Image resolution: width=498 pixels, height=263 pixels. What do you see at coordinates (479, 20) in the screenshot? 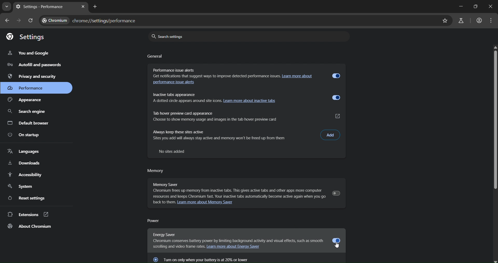
I see `account` at bounding box center [479, 20].